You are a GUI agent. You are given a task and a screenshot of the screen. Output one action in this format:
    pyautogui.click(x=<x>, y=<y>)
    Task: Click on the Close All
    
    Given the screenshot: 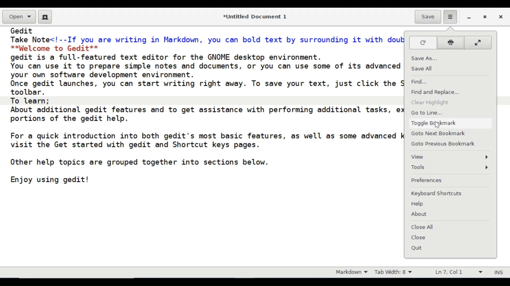 What is the action you would take?
    pyautogui.click(x=422, y=227)
    